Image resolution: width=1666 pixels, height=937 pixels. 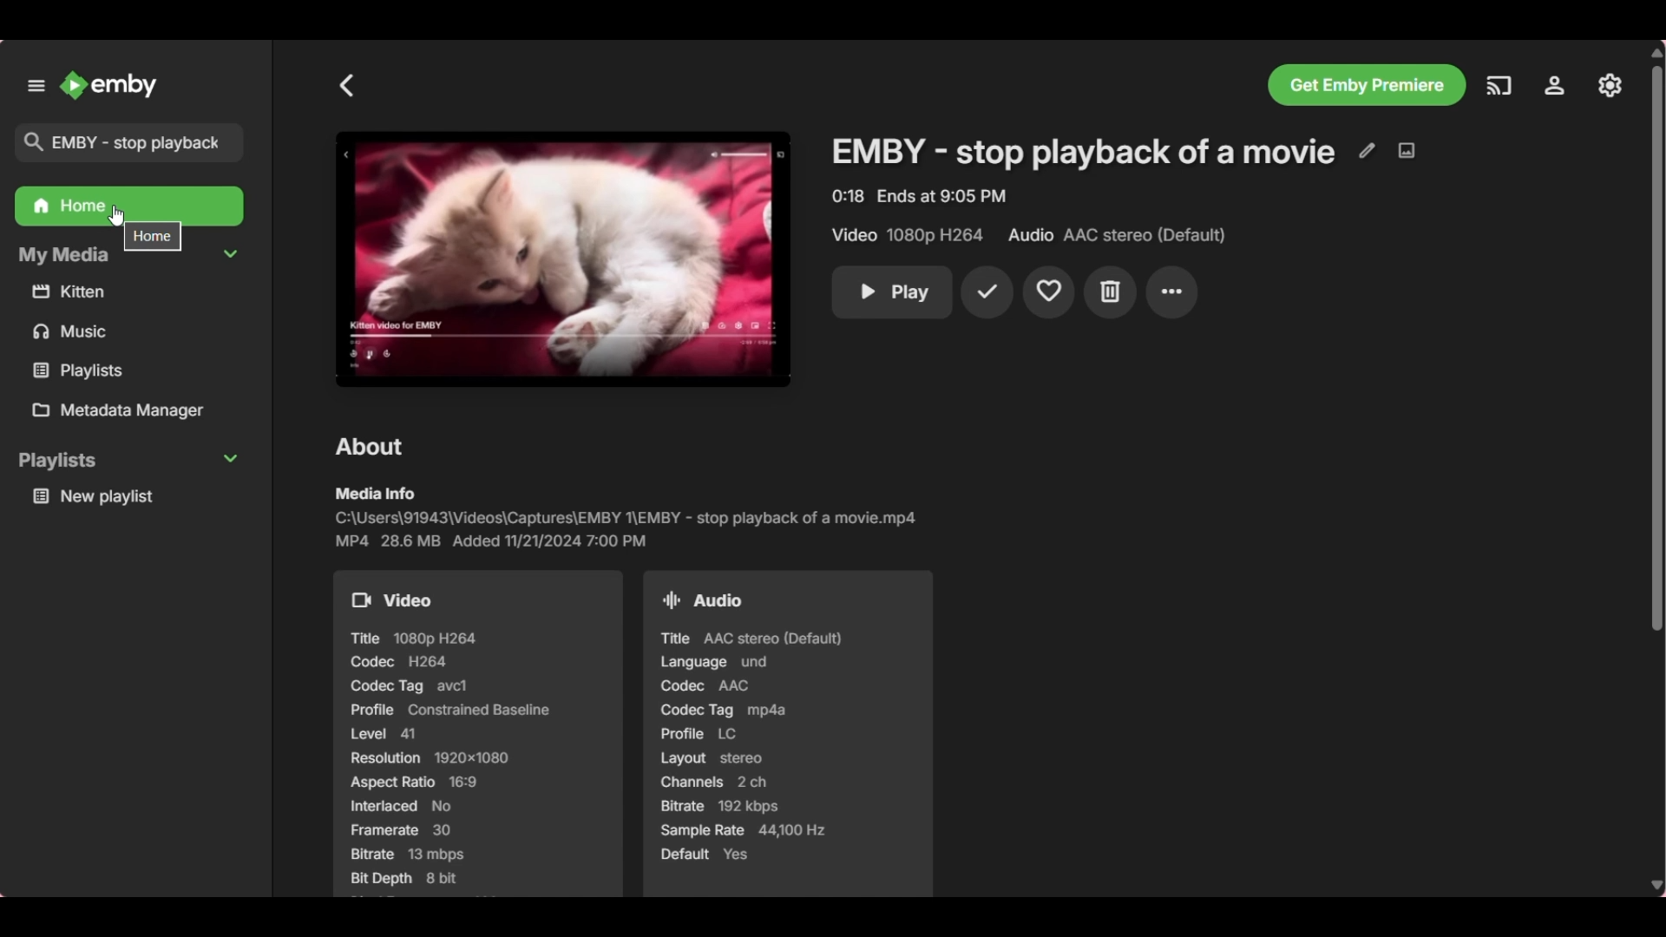 What do you see at coordinates (498, 540) in the screenshot?
I see `MP4 28.6 MB Added 11/21/2024 7:00 PM` at bounding box center [498, 540].